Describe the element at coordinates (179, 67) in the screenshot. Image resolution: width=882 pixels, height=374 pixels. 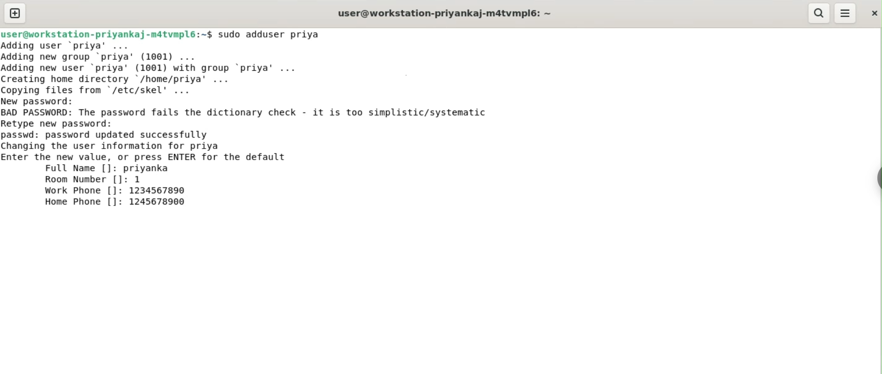
I see `Adding user ‘priya’ ...

Adding new group ‘priya’ (1001) ...

Adding new user ‘priya' (1001) with group ‘priya’ ...
Creating home directory /home/priya’ ...

Copving files from "/etc/skel' ...` at that location.